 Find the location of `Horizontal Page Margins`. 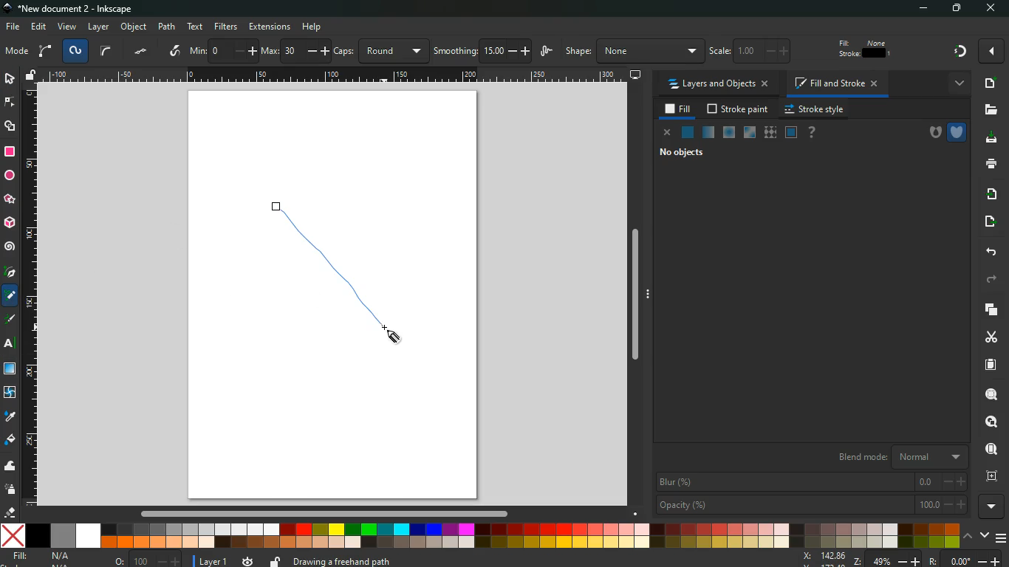

Horizontal Page Margins is located at coordinates (30, 297).